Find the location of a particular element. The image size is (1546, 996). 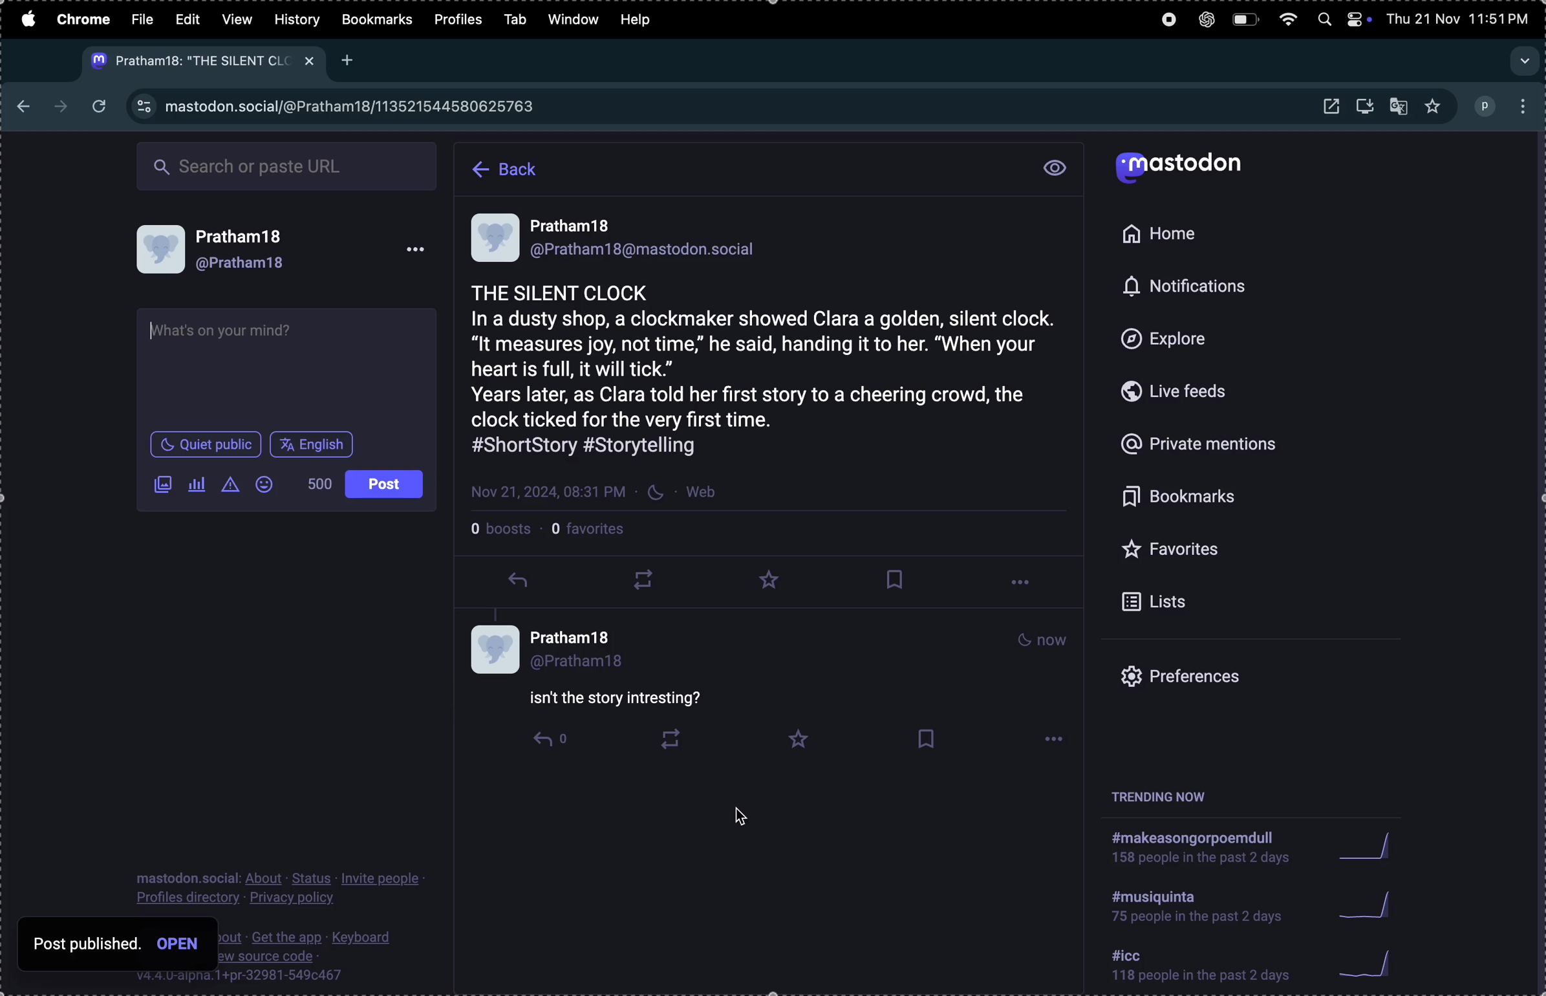

wifi is located at coordinates (1289, 20).